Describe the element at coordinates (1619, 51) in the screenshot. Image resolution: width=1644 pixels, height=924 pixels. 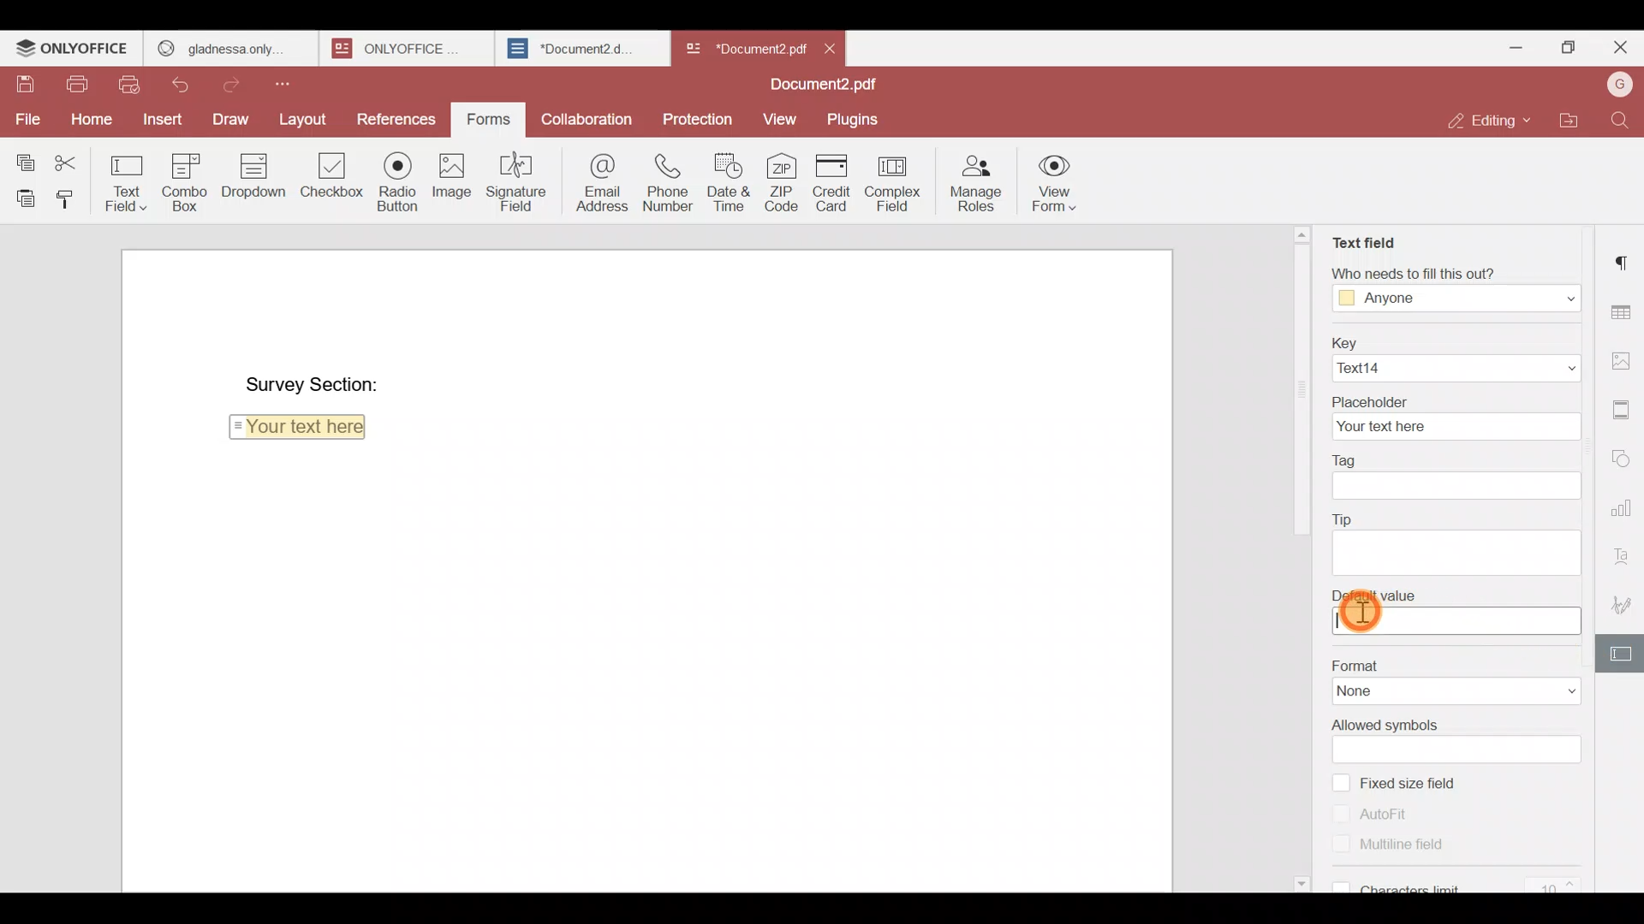
I see `Close` at that location.